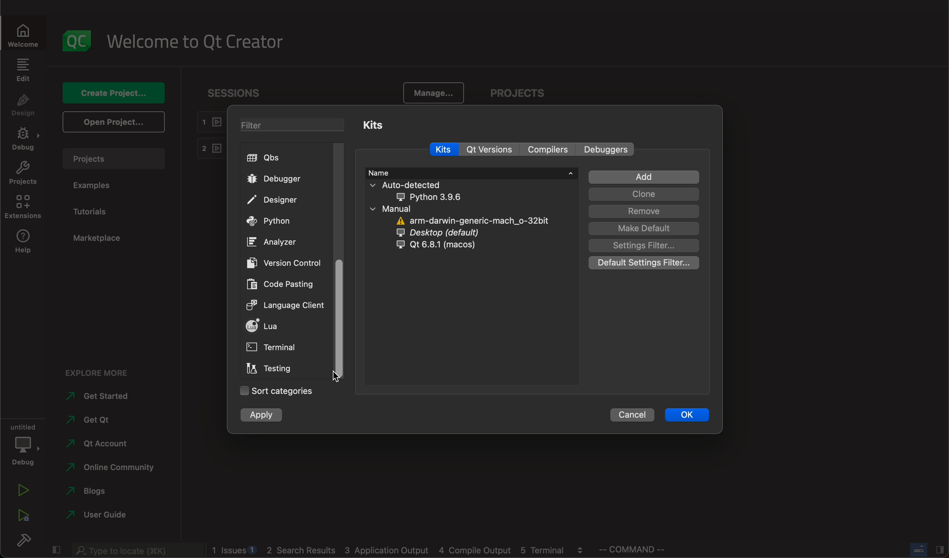 This screenshot has height=558, width=949. What do you see at coordinates (55, 550) in the screenshot?
I see `close slide bar` at bounding box center [55, 550].